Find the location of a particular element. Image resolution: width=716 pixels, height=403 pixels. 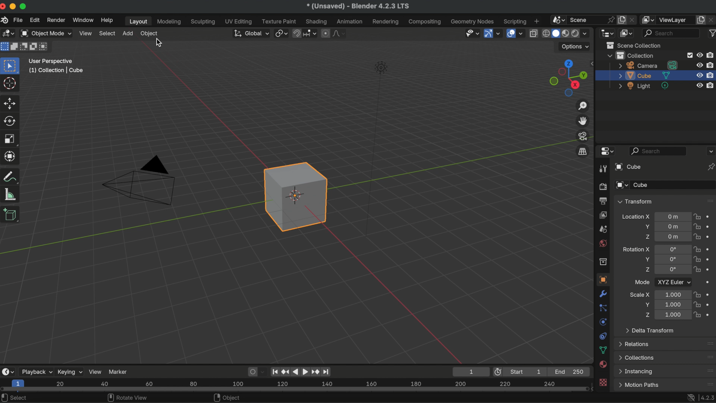

add view layer is located at coordinates (701, 19).